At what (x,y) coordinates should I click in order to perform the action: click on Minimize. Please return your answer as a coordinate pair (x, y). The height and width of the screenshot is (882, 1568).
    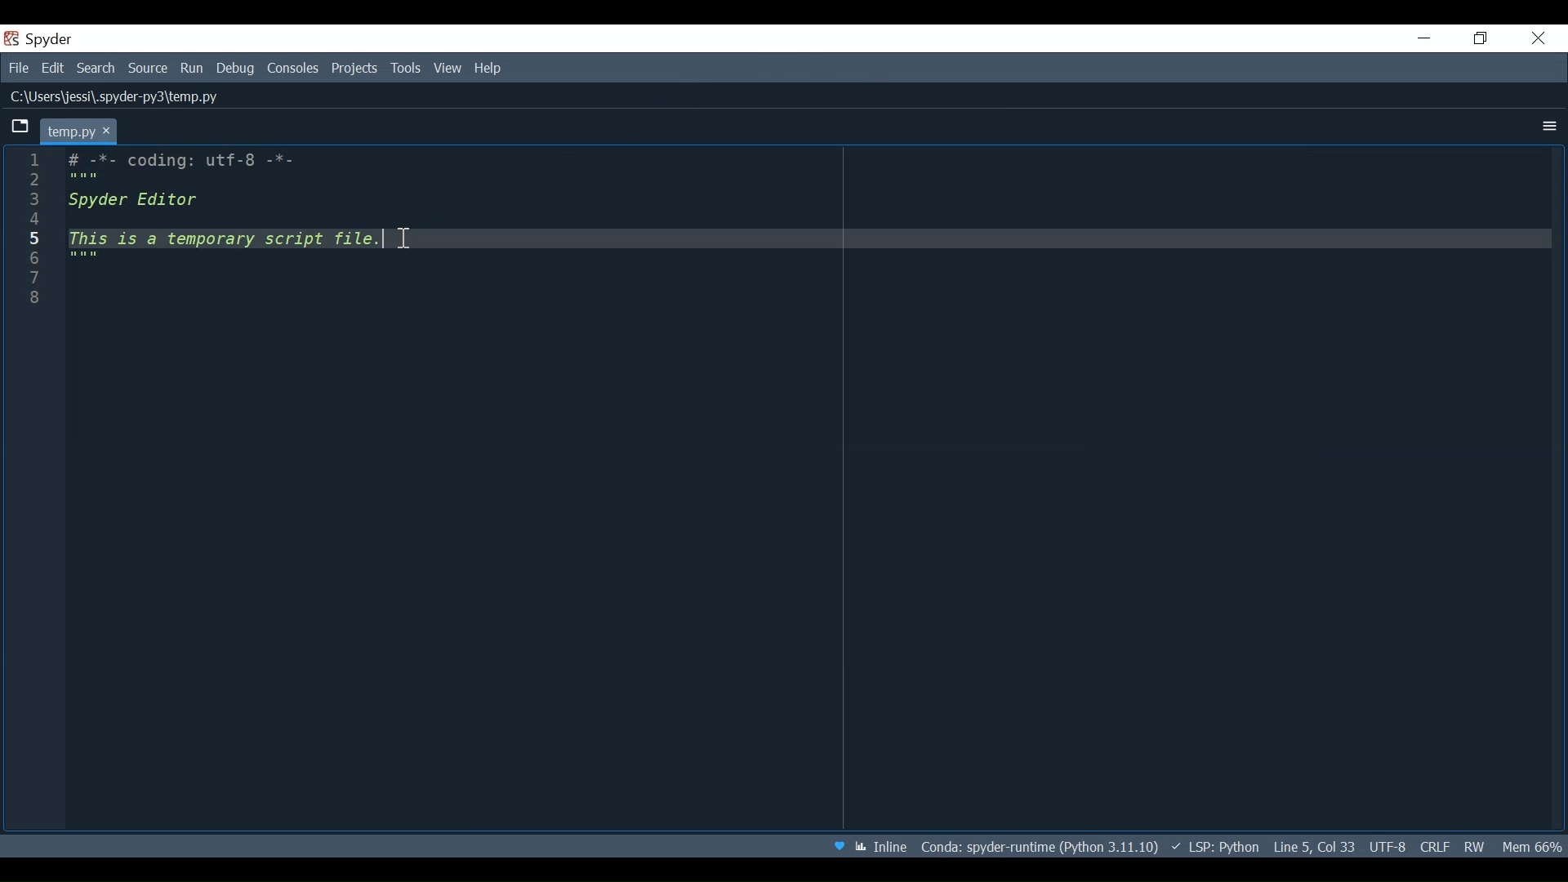
    Looking at the image, I should click on (1424, 38).